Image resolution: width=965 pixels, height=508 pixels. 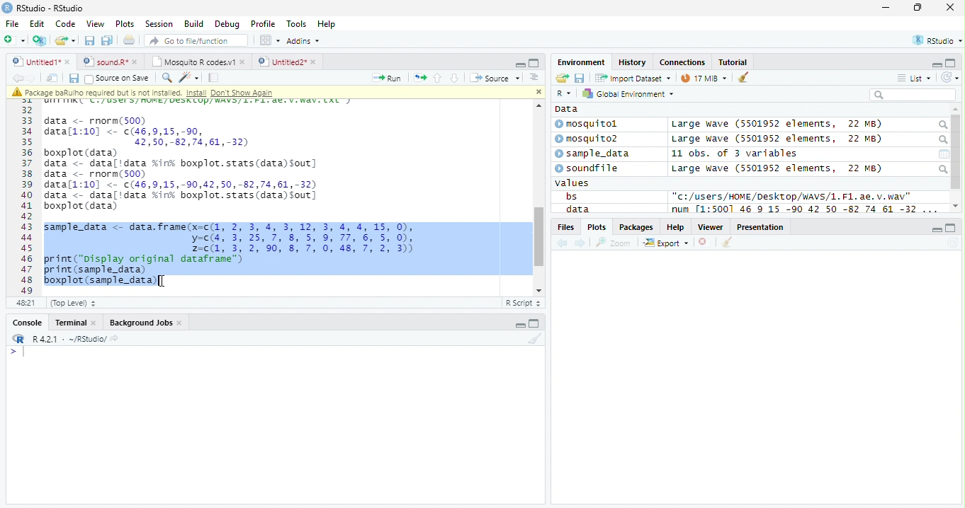 I want to click on minimize, so click(x=520, y=64).